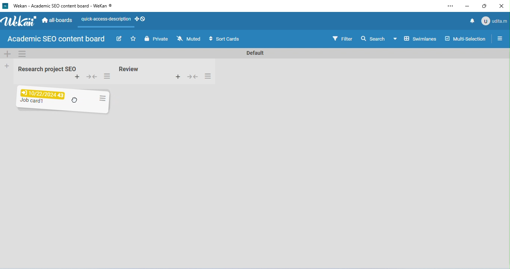 This screenshot has width=510, height=269. I want to click on maximize, so click(485, 6).